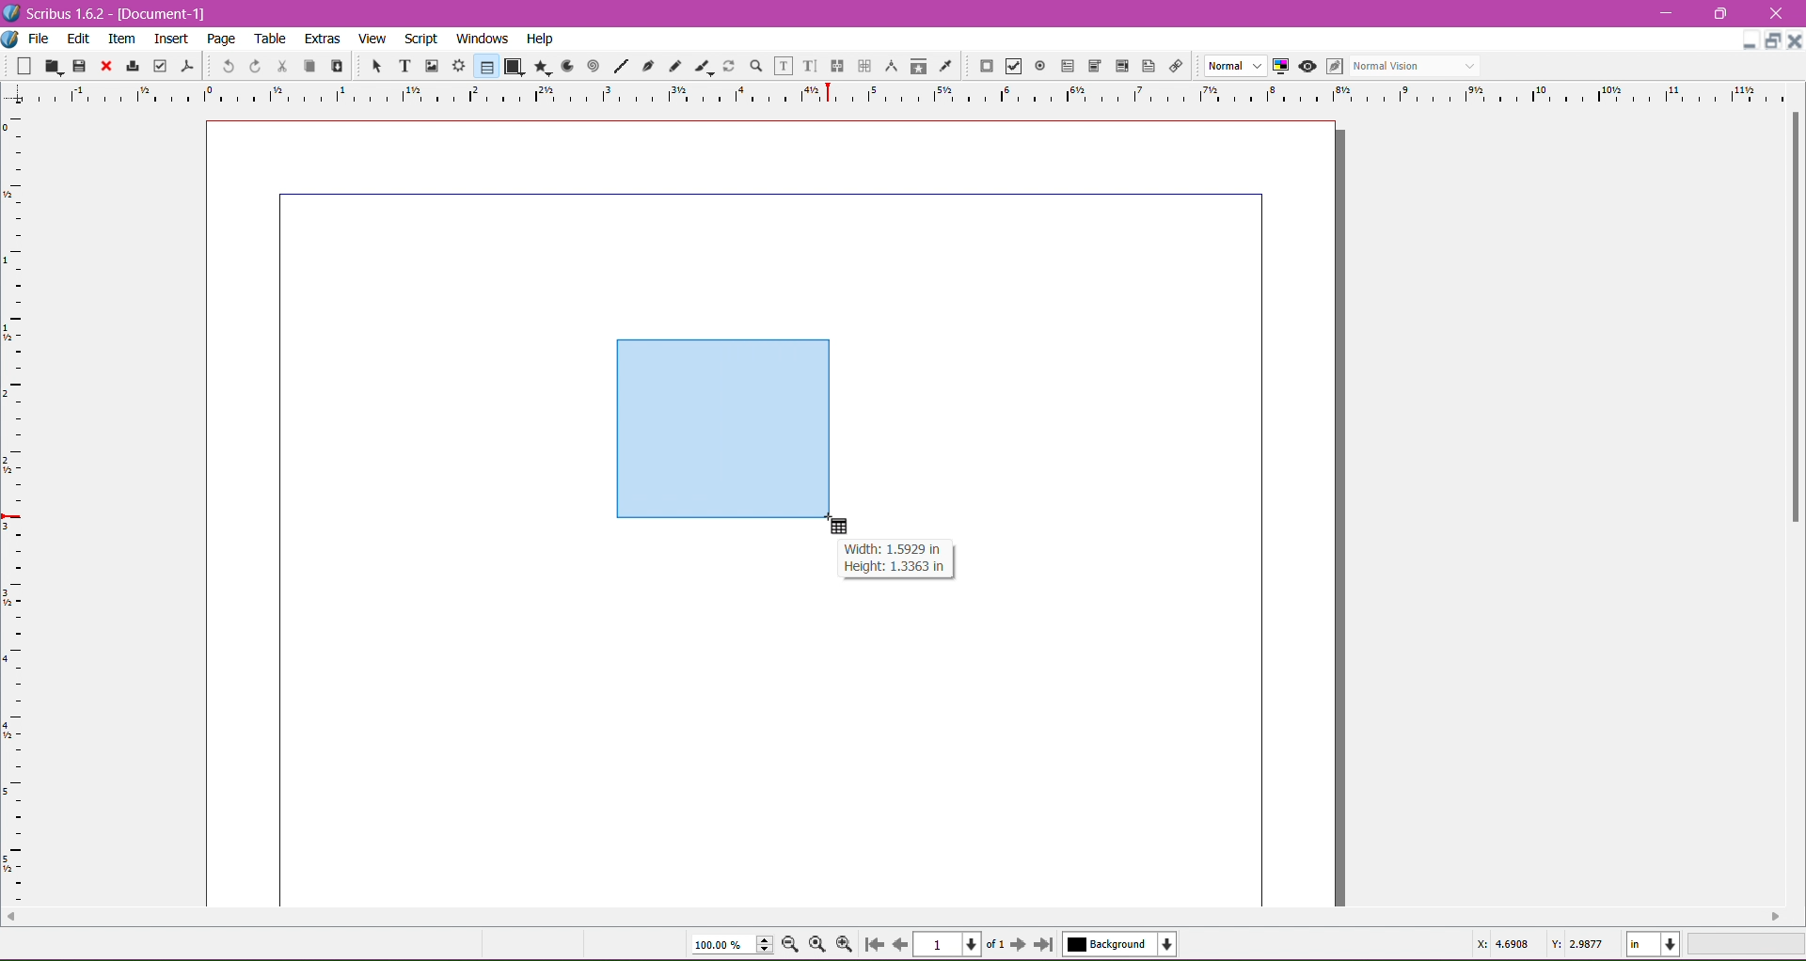 The image size is (1806, 961). Describe the element at coordinates (727, 65) in the screenshot. I see `Rotate Them` at that location.